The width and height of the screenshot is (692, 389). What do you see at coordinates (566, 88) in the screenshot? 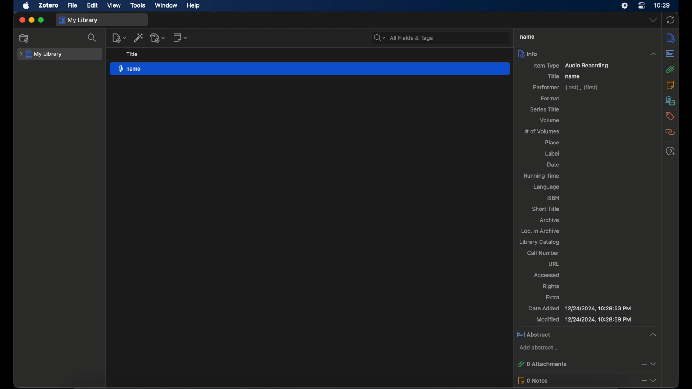
I see `performer` at bounding box center [566, 88].